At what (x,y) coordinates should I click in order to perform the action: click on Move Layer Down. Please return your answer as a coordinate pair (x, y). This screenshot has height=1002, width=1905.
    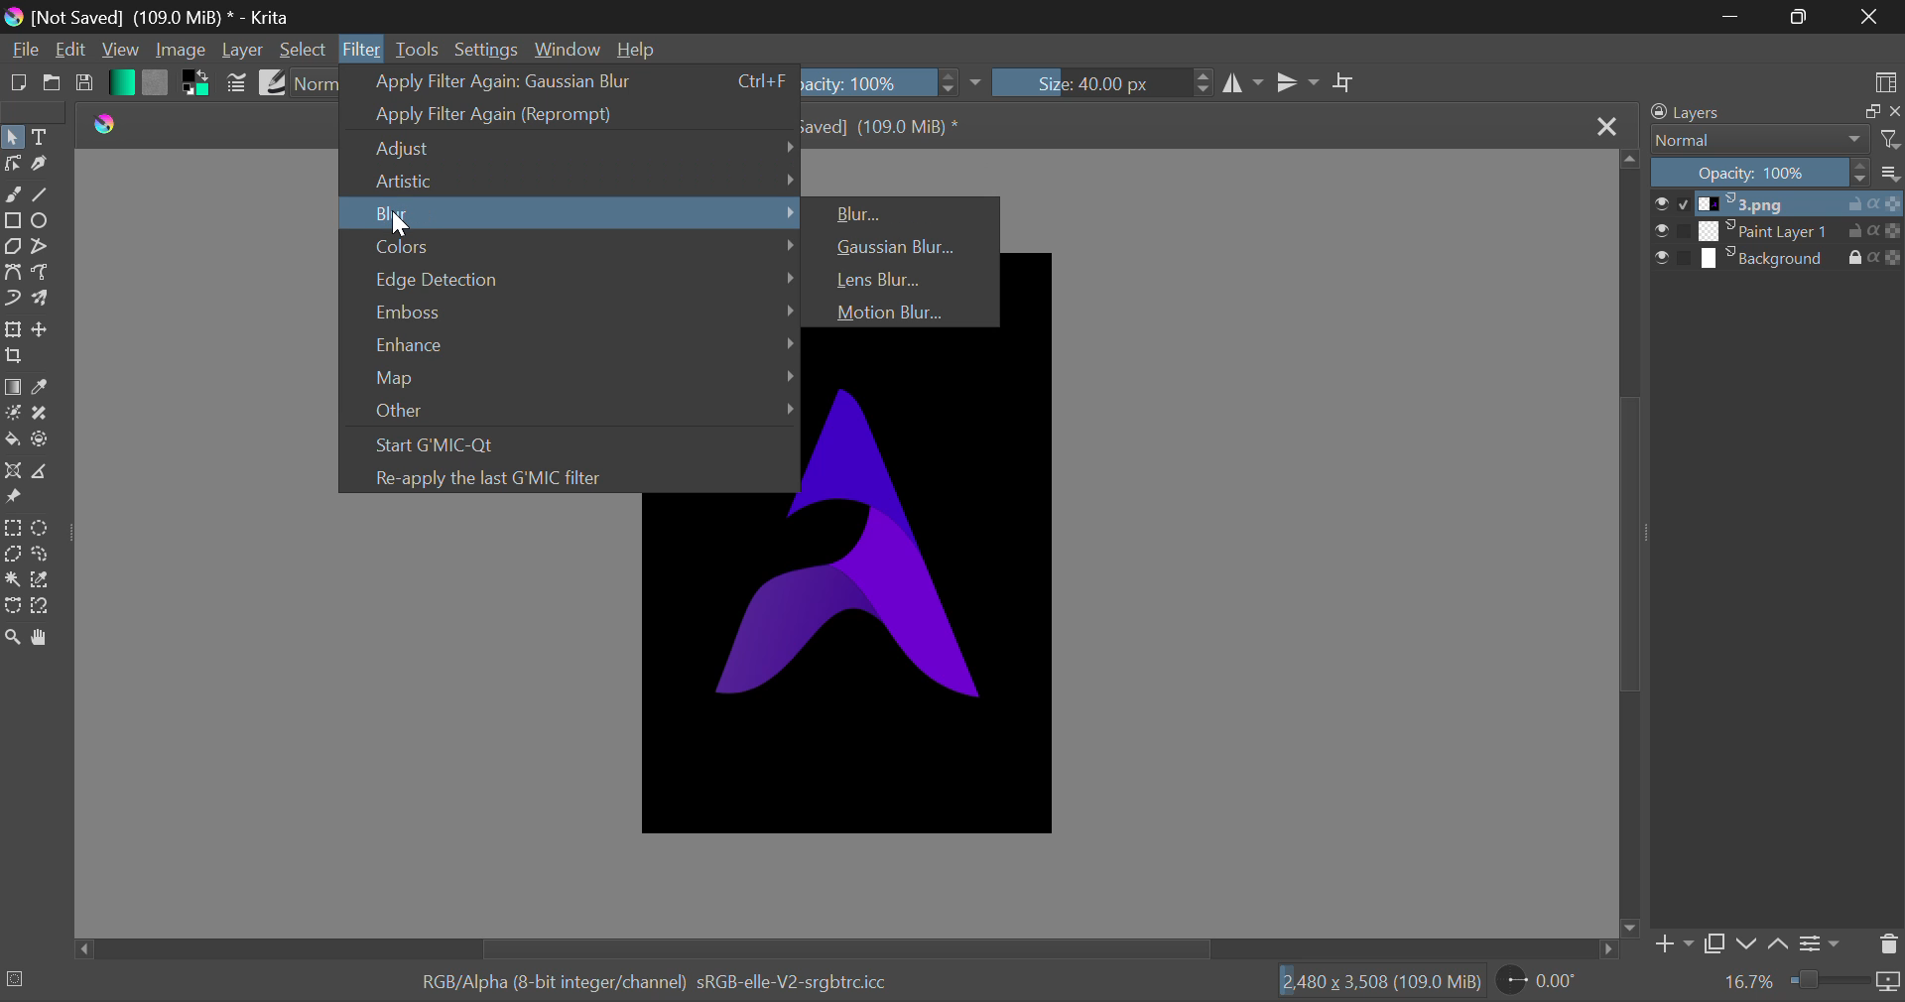
    Looking at the image, I should click on (1746, 943).